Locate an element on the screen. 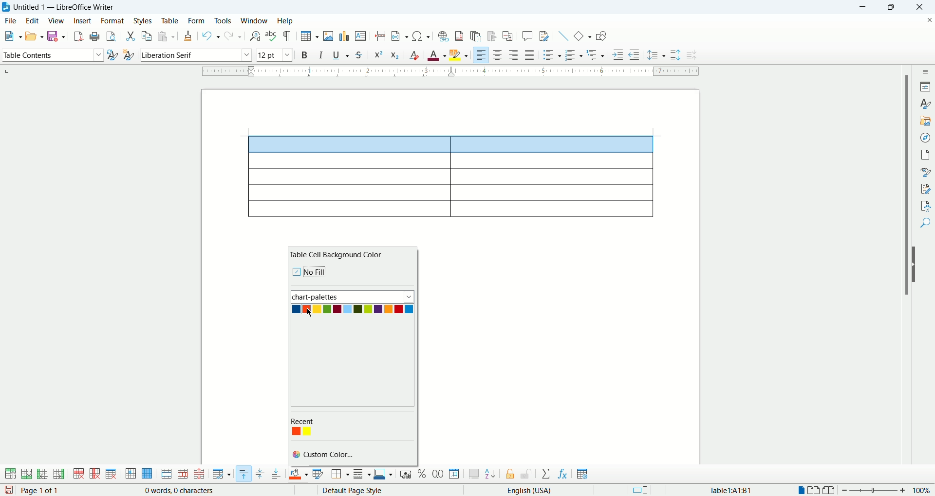 Image resolution: width=935 pixels, height=496 pixels. find is located at coordinates (926, 224).